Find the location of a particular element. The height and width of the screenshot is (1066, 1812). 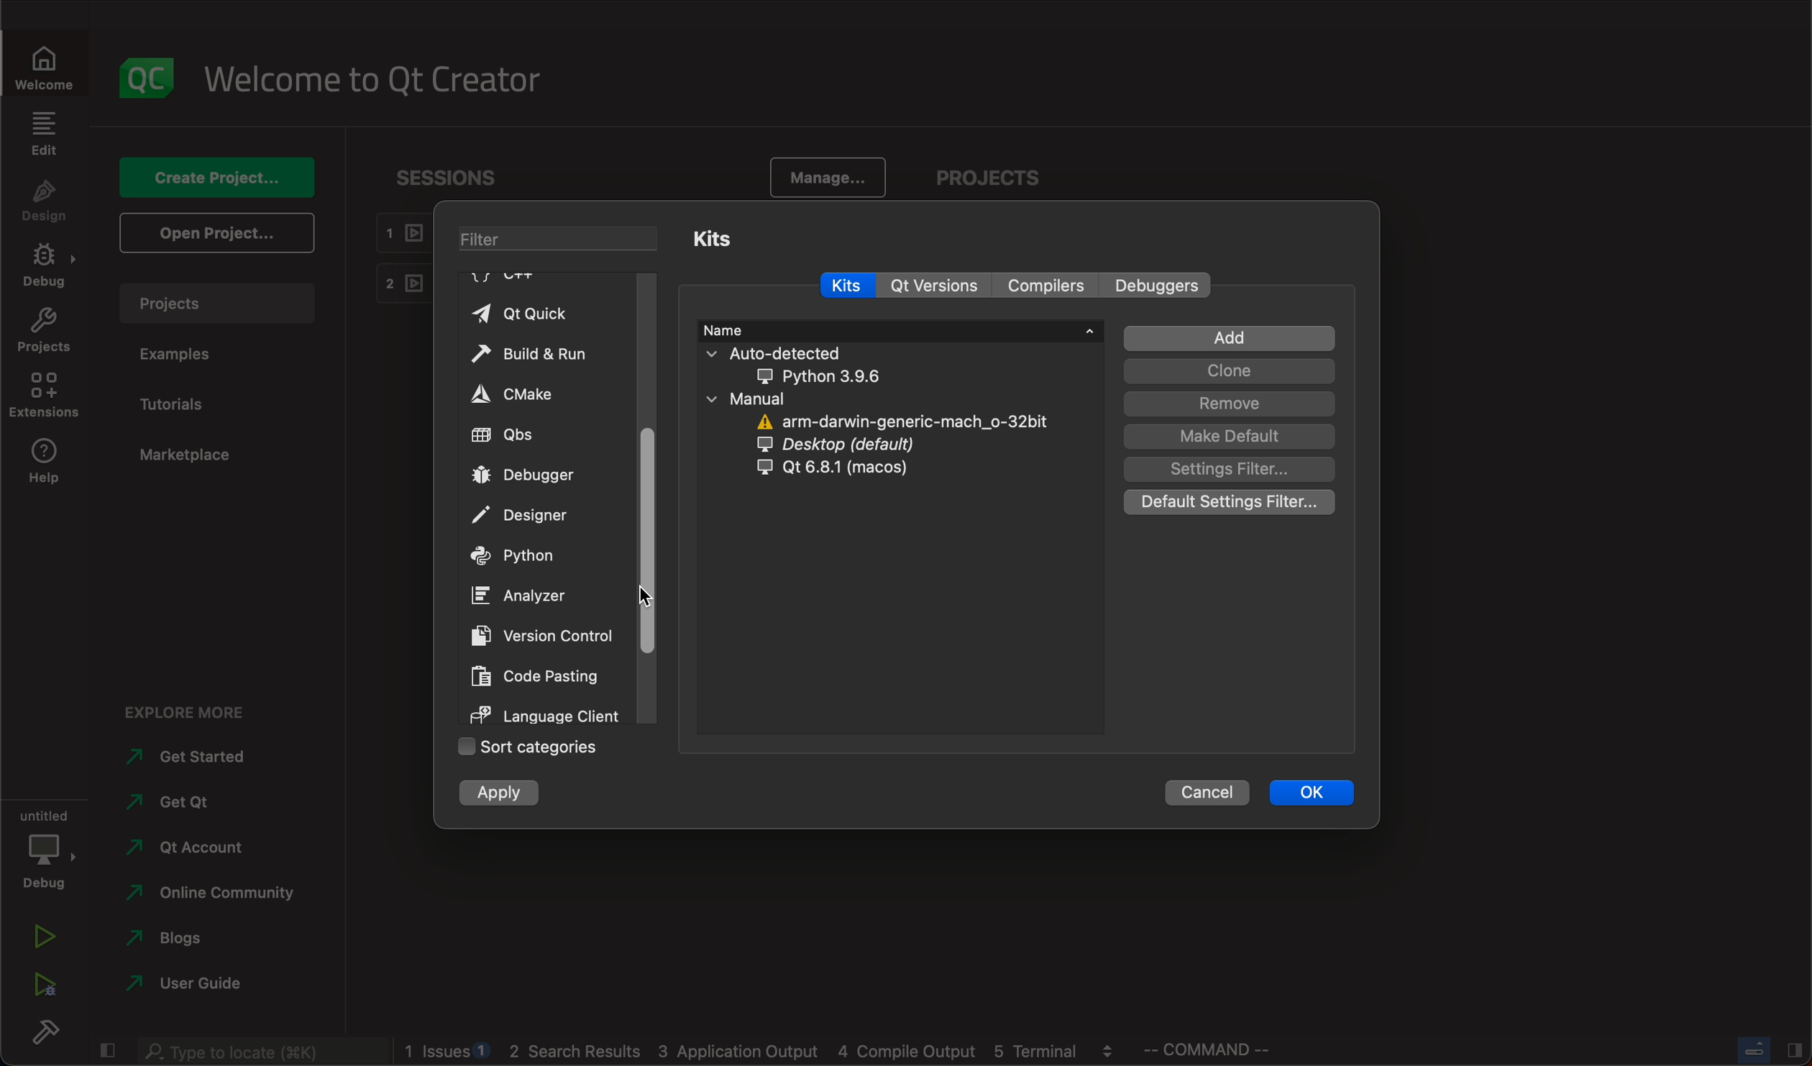

blogs is located at coordinates (179, 937).